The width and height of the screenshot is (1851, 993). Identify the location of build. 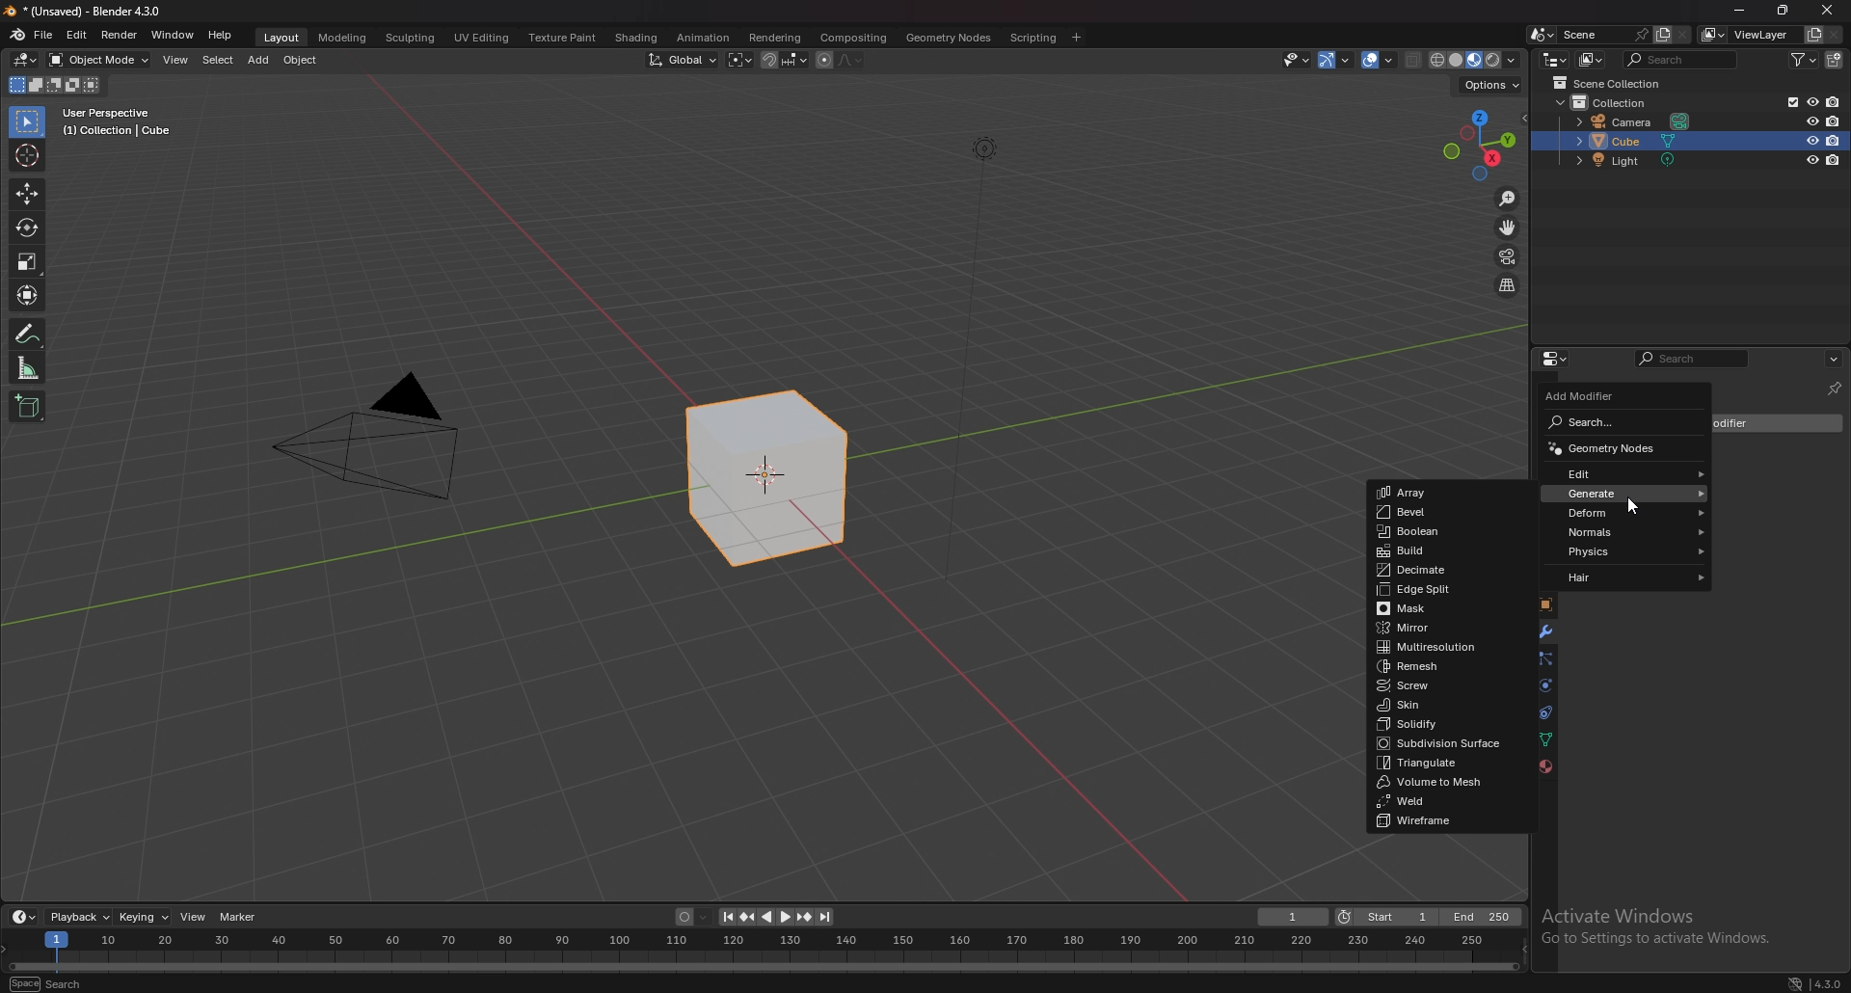
(1449, 550).